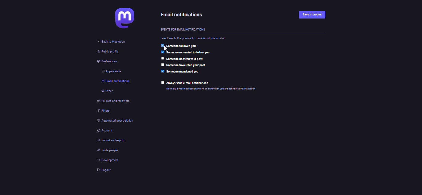 This screenshot has width=422, height=195. What do you see at coordinates (107, 52) in the screenshot?
I see `public profile` at bounding box center [107, 52].